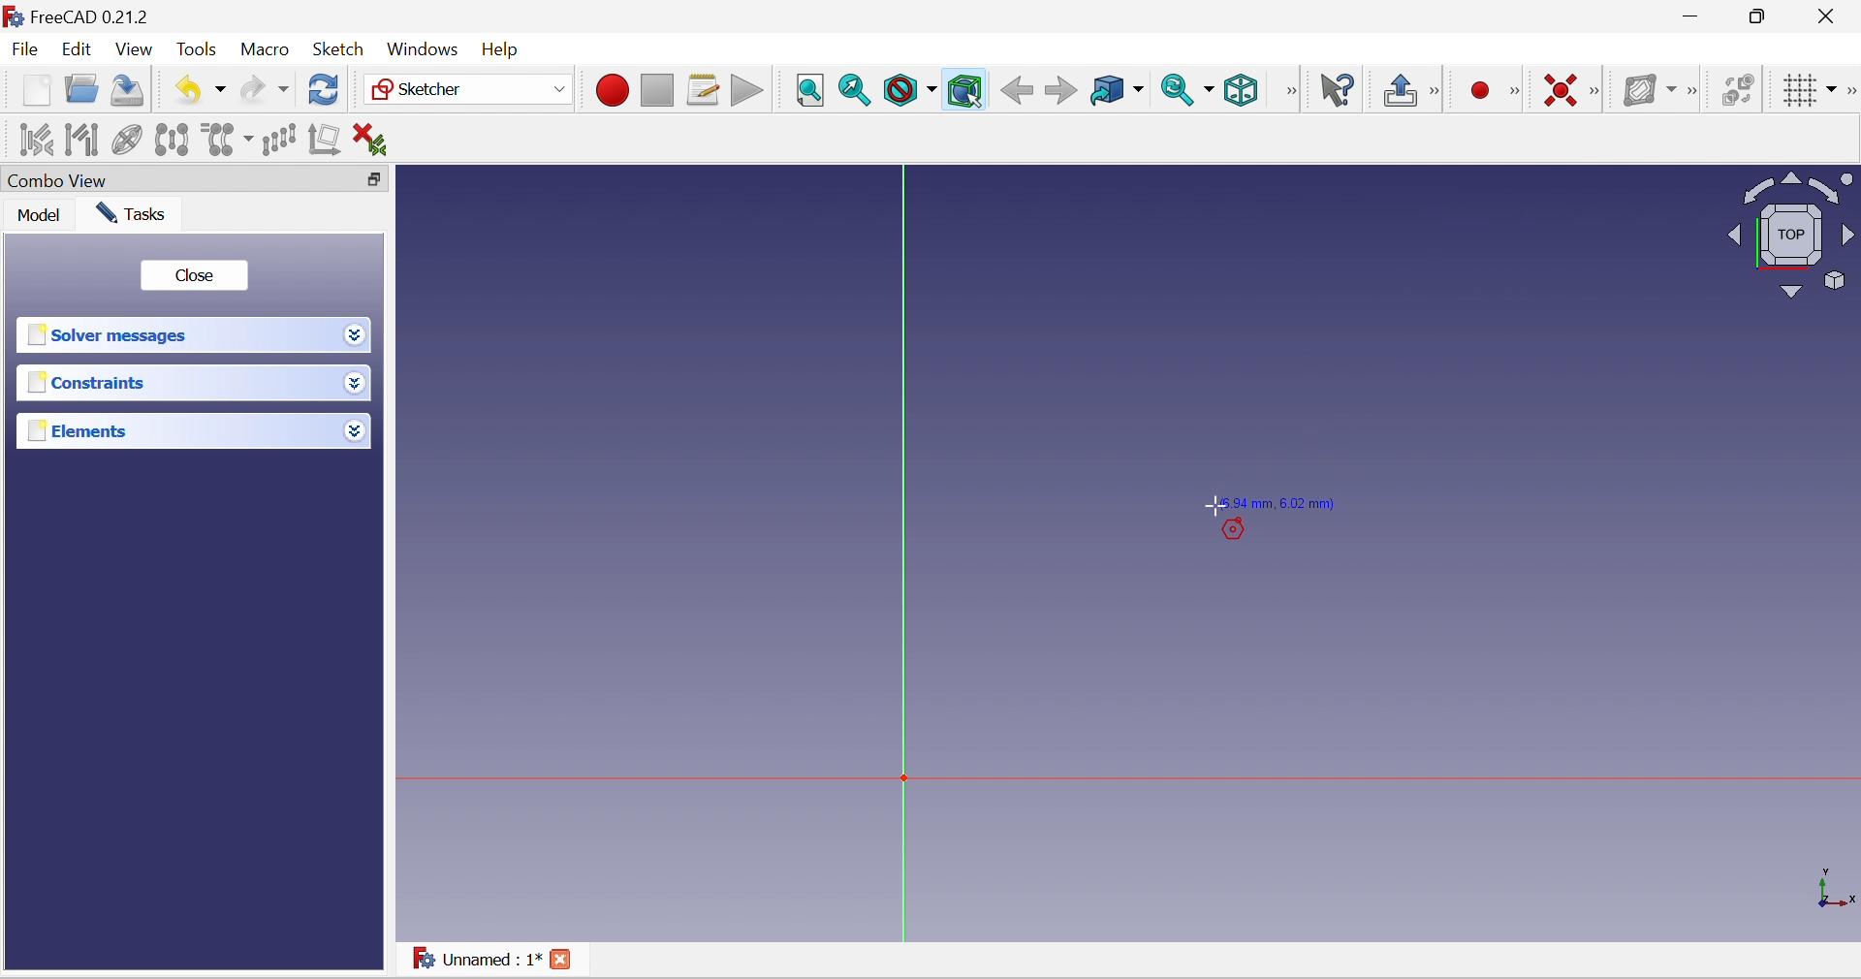 The height and width of the screenshot is (979, 1861). I want to click on Sketcher, so click(469, 89).